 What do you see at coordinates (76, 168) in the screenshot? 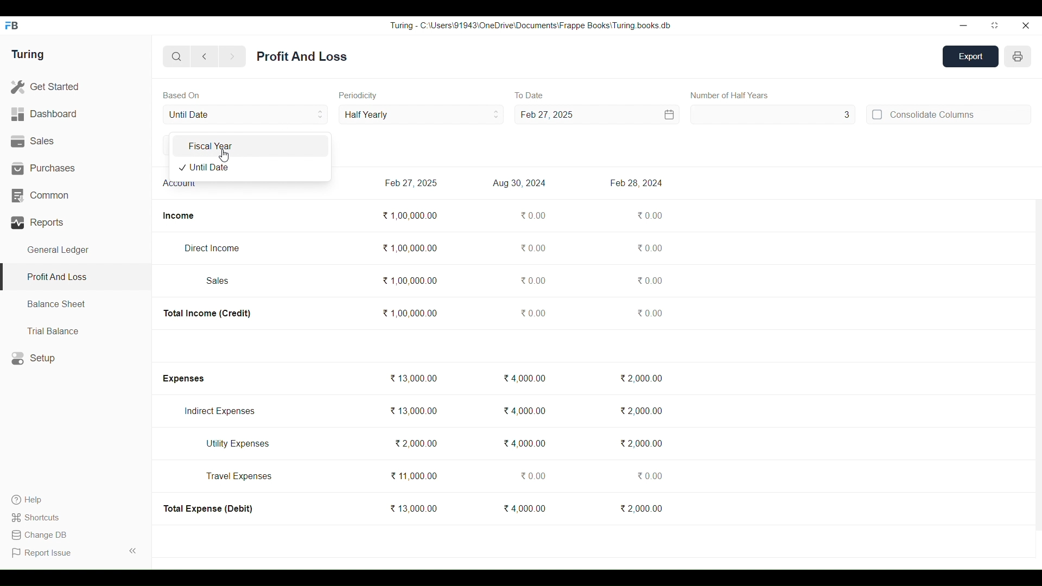
I see `Purchases` at bounding box center [76, 168].